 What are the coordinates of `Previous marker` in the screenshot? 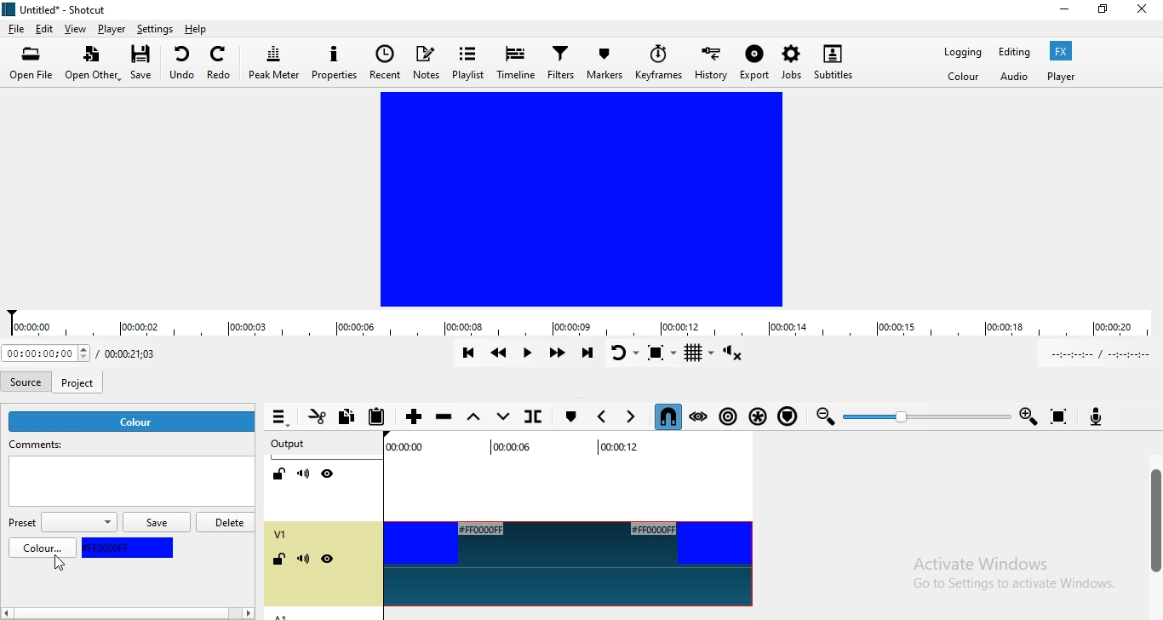 It's located at (604, 413).